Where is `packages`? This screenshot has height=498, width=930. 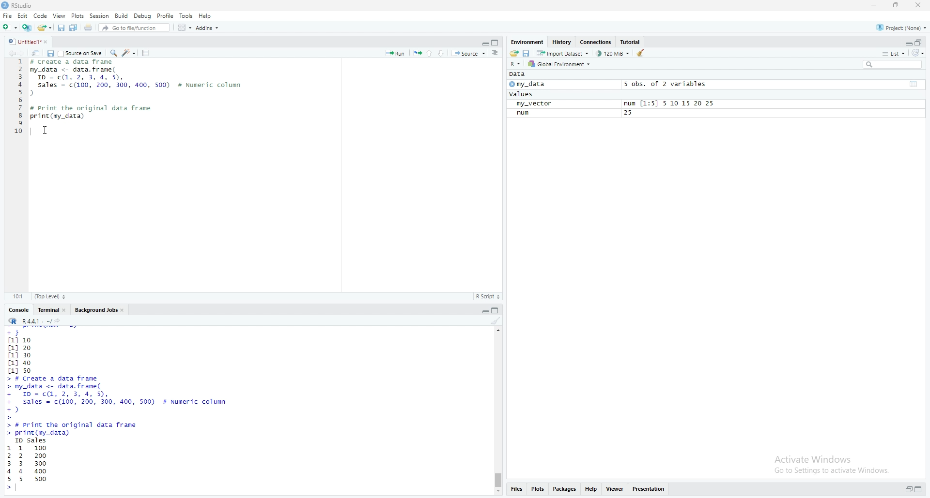 packages is located at coordinates (563, 491).